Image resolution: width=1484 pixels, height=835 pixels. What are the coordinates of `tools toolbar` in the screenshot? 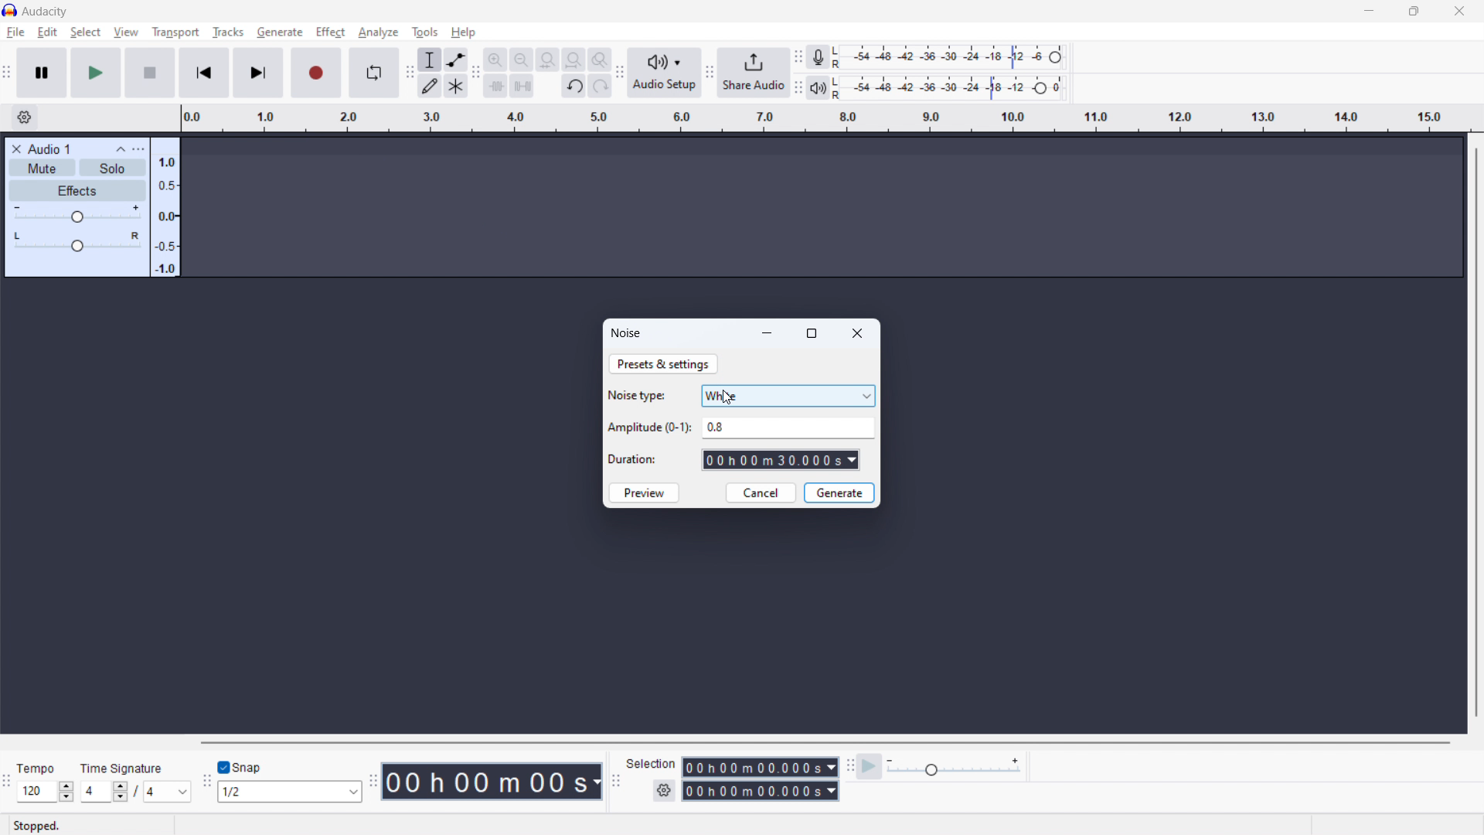 It's located at (409, 73).